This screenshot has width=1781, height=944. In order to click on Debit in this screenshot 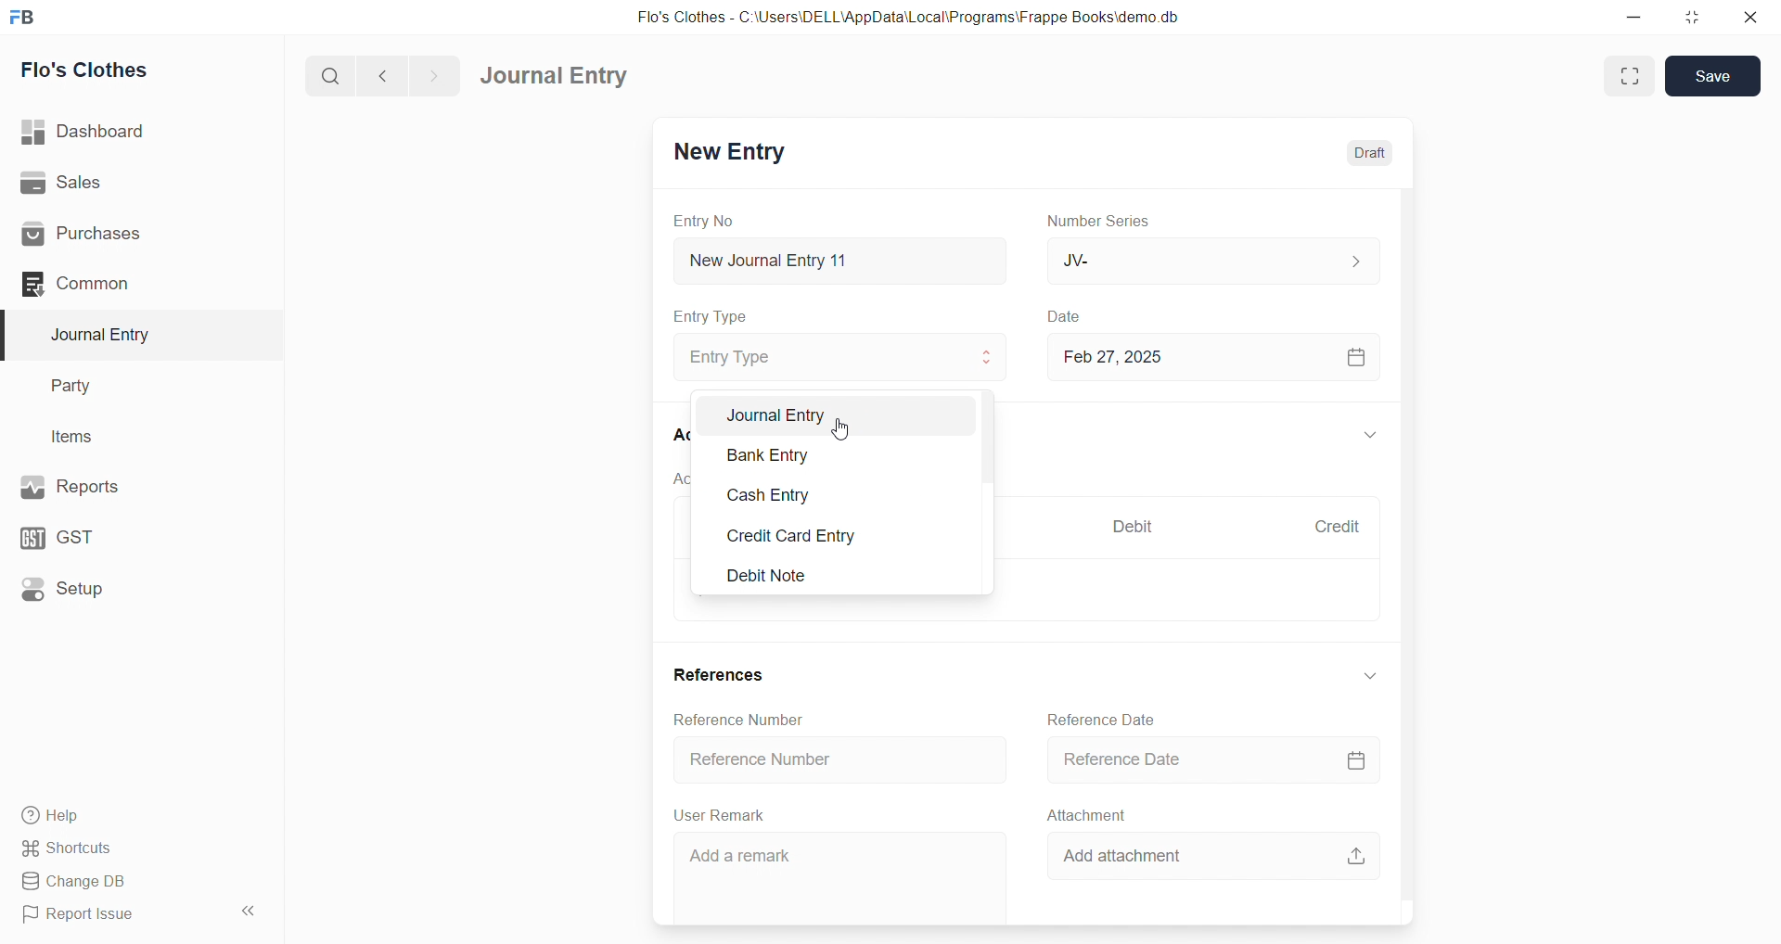, I will do `click(1136, 525)`.